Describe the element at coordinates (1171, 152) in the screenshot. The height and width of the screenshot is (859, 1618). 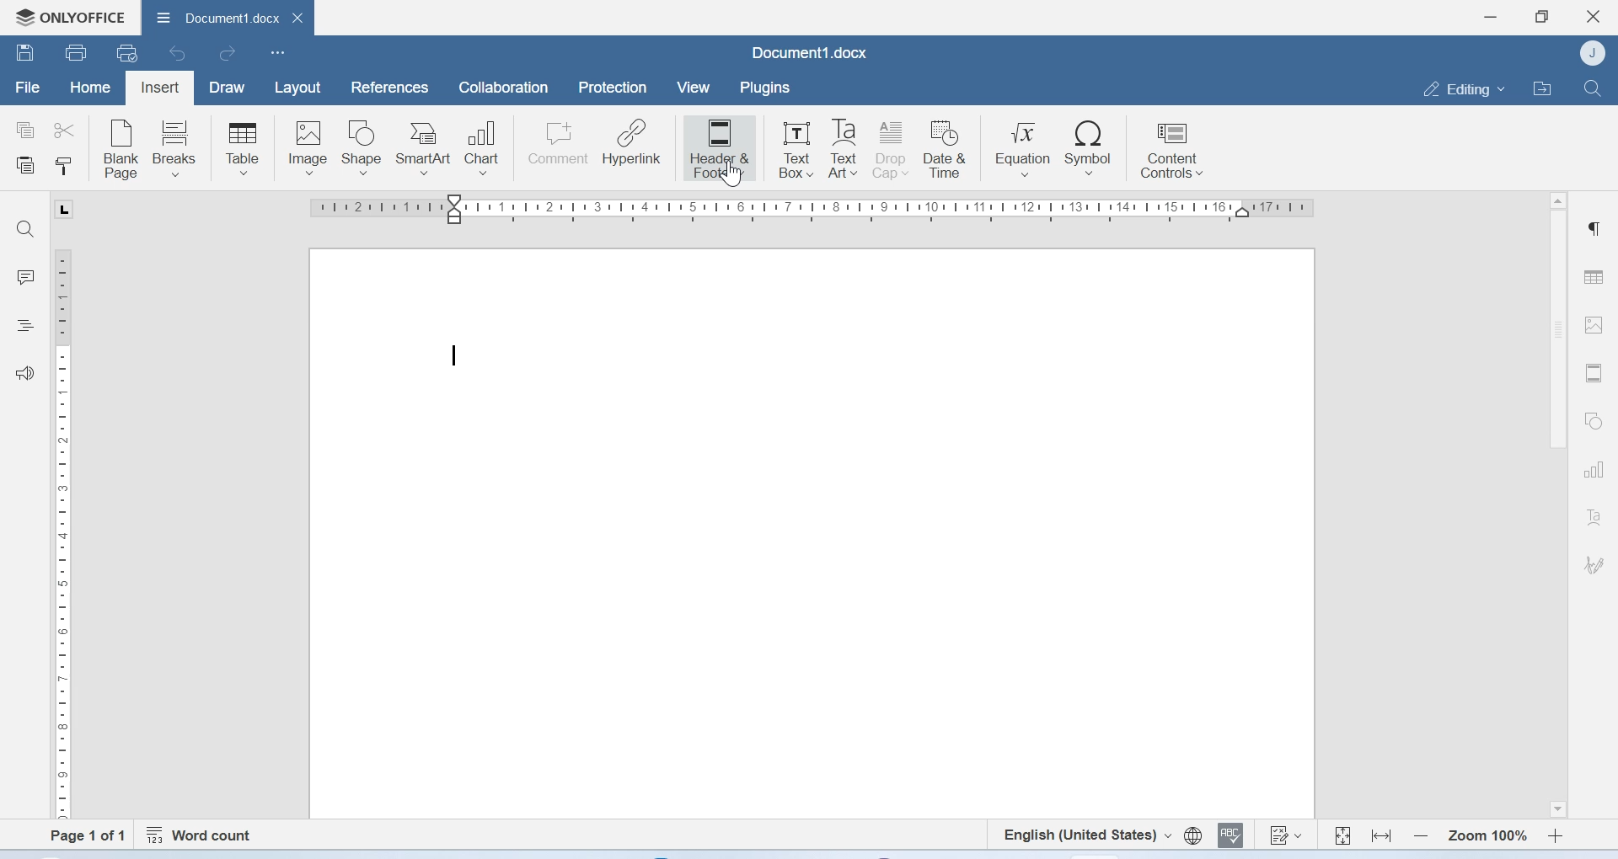
I see `Content controls` at that location.